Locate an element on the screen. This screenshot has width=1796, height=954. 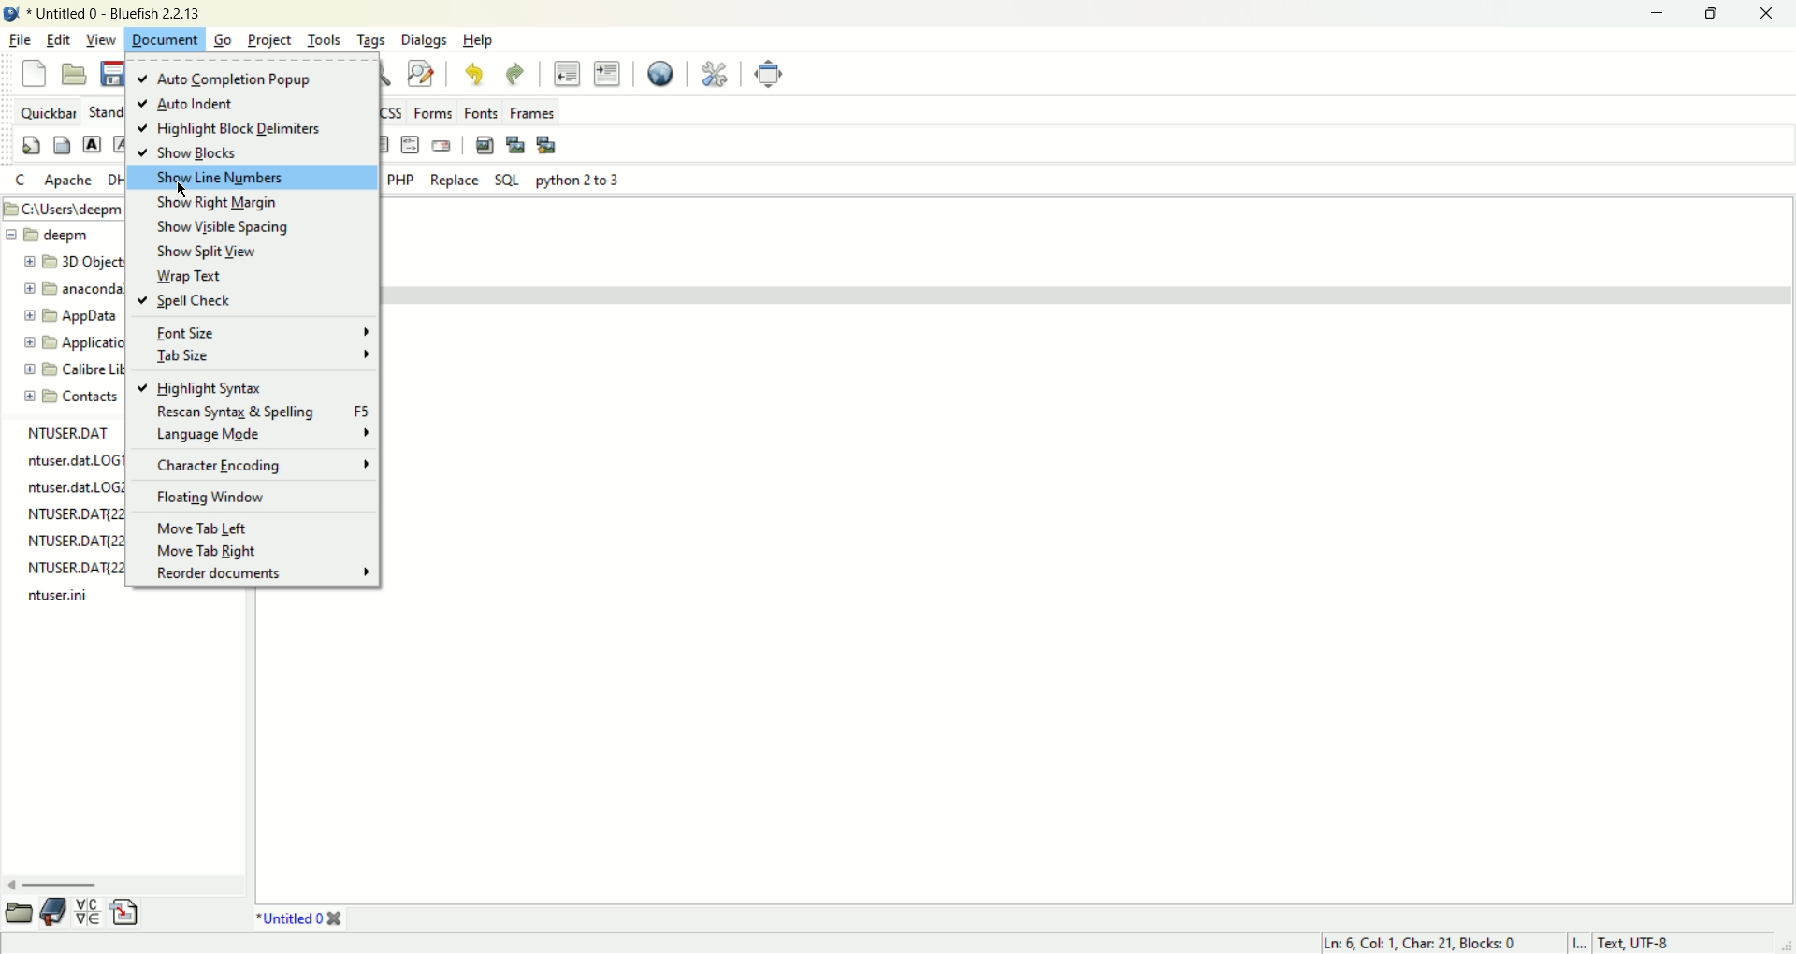
application is located at coordinates (71, 344).